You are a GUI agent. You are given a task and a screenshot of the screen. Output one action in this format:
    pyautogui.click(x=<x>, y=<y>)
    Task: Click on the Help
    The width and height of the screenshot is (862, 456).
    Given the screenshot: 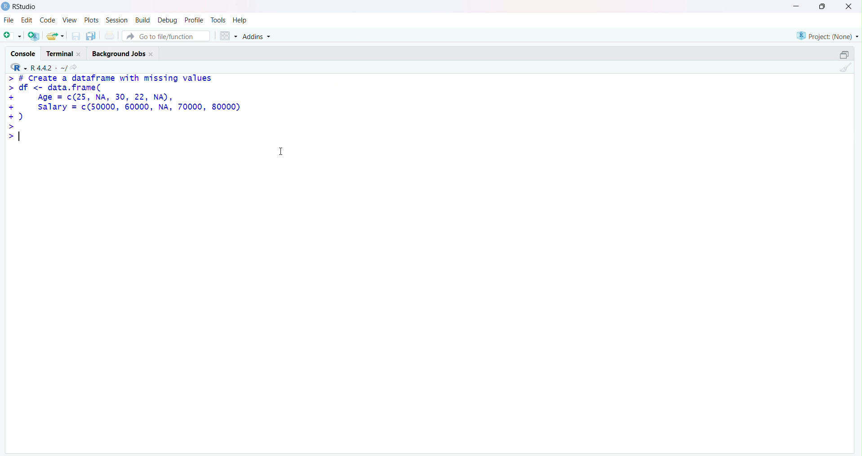 What is the action you would take?
    pyautogui.click(x=240, y=21)
    